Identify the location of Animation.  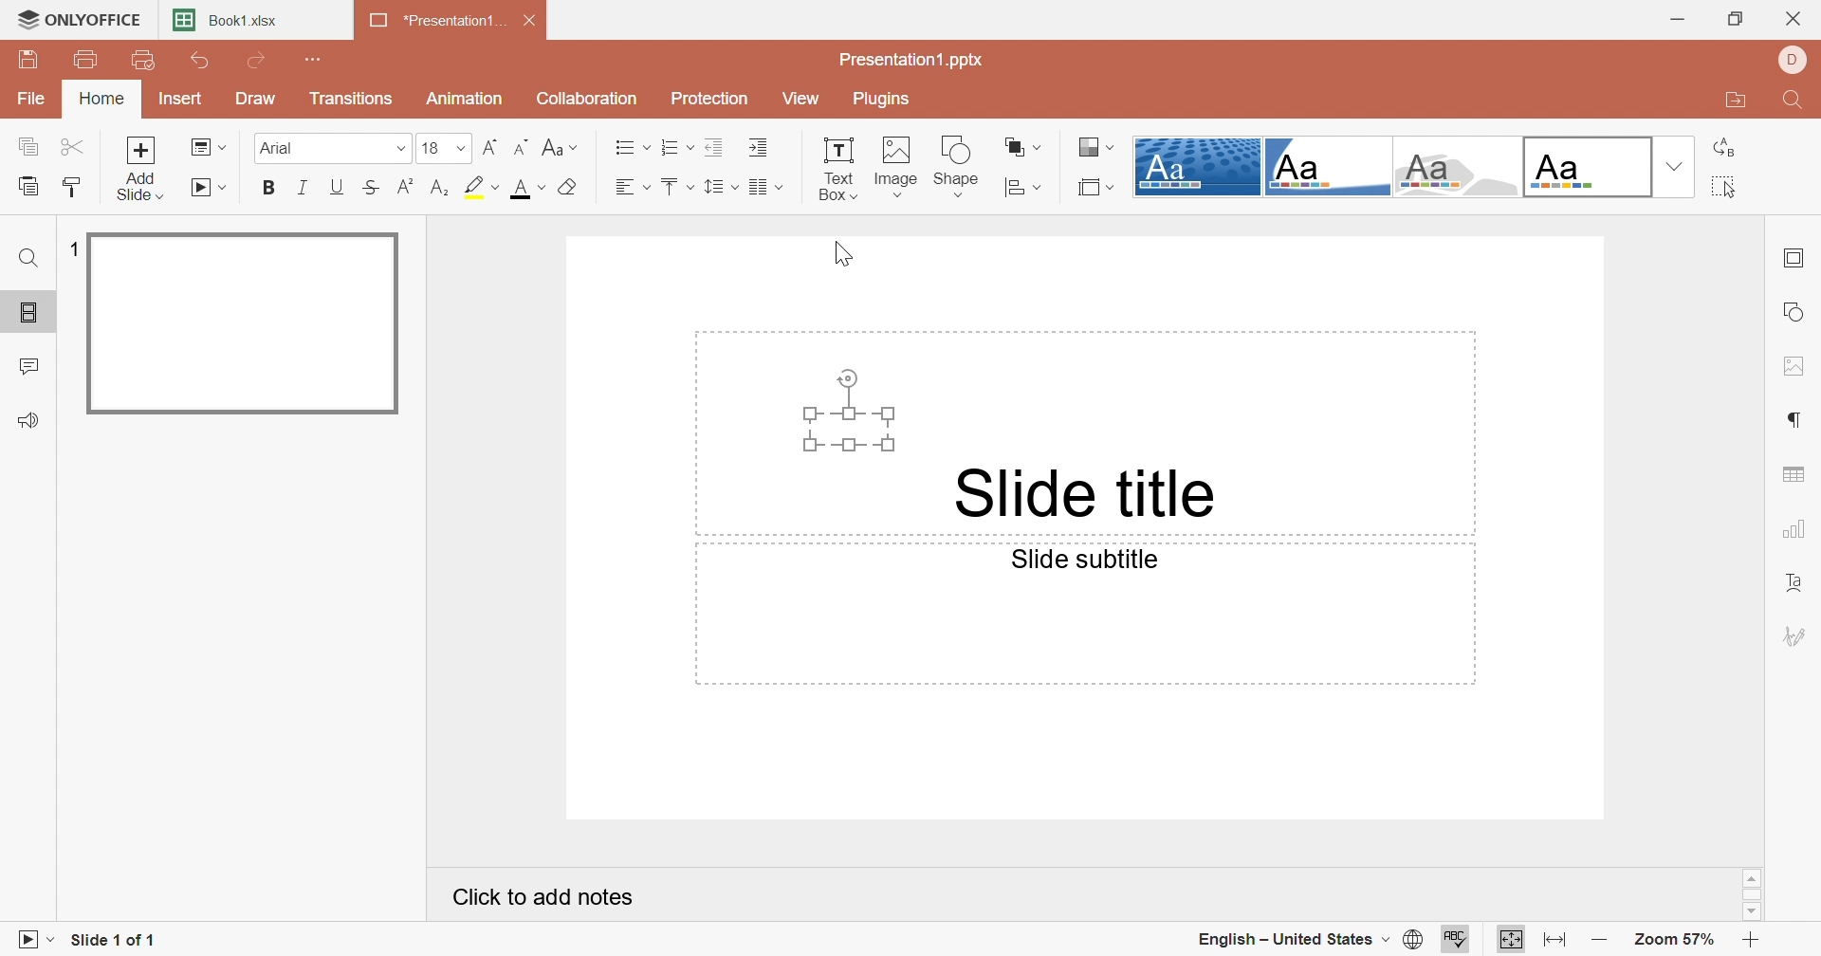
(468, 99).